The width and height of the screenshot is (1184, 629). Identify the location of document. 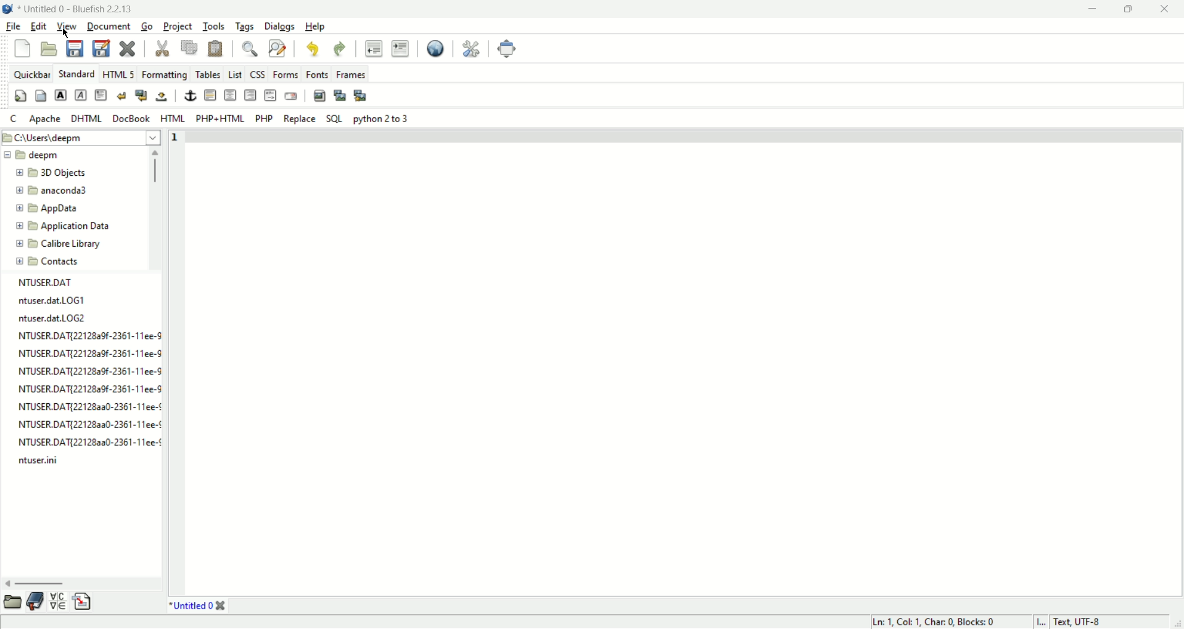
(108, 26).